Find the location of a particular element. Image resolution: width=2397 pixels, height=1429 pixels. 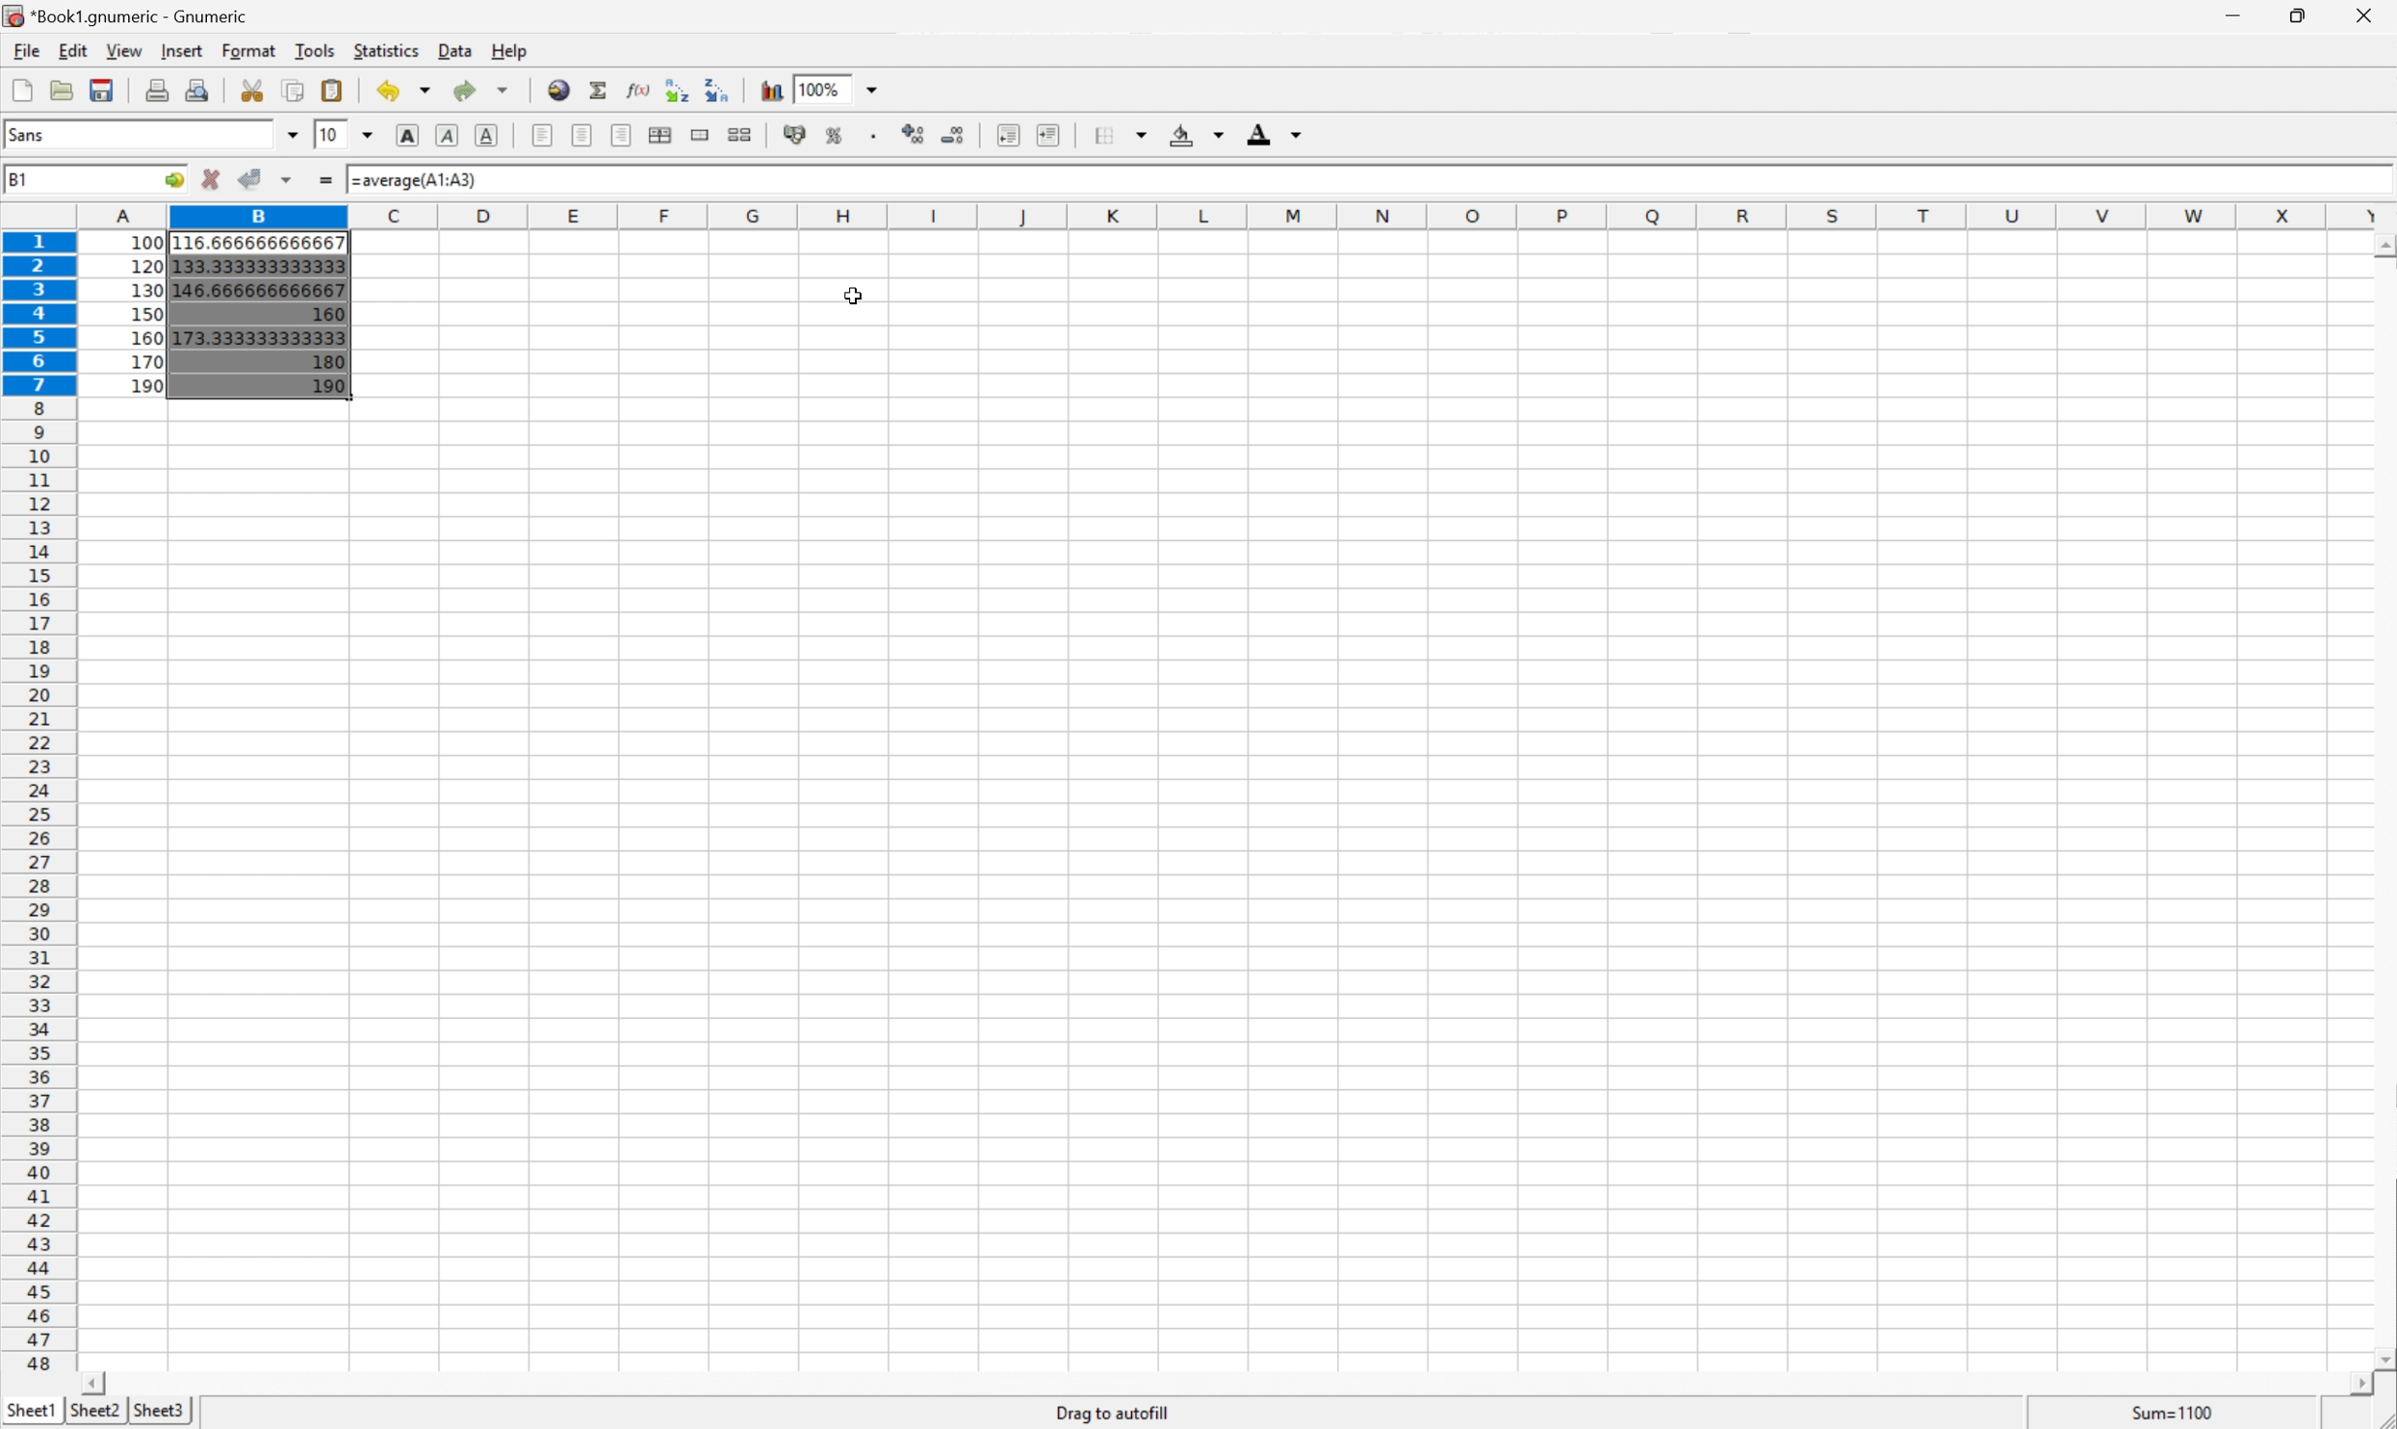

Cursor is located at coordinates (856, 297).